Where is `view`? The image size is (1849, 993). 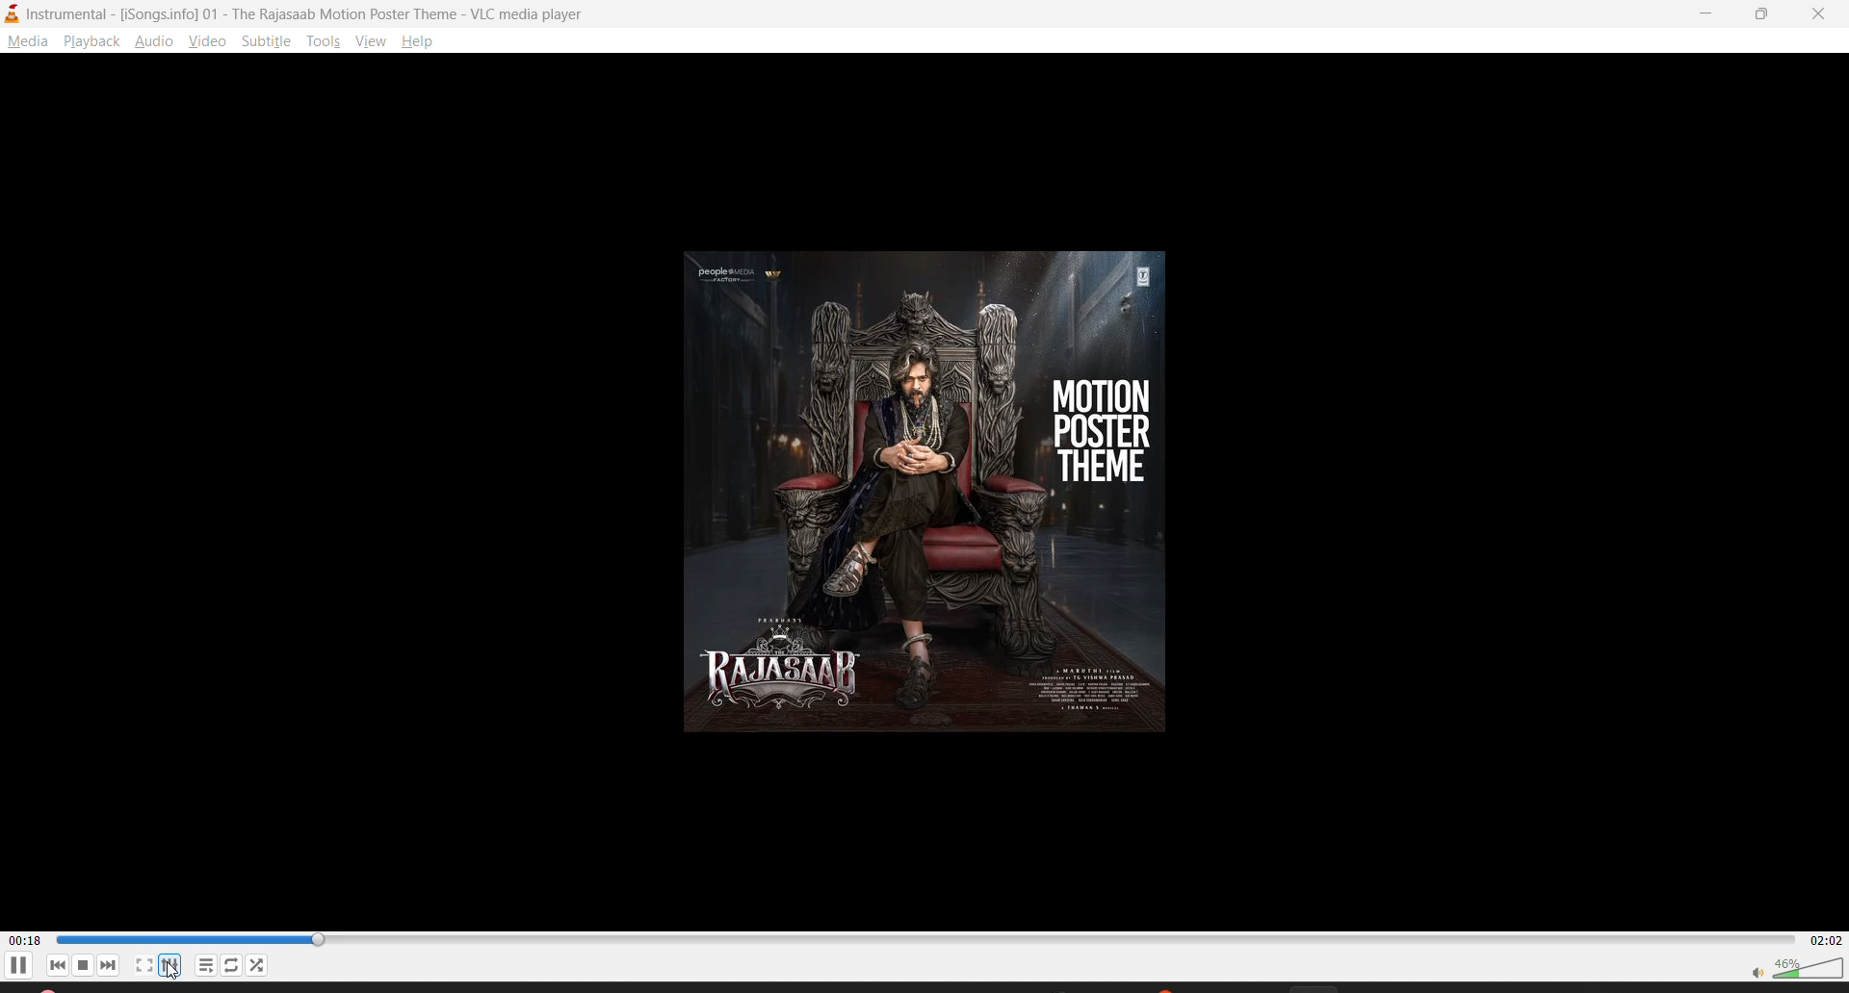
view is located at coordinates (206, 45).